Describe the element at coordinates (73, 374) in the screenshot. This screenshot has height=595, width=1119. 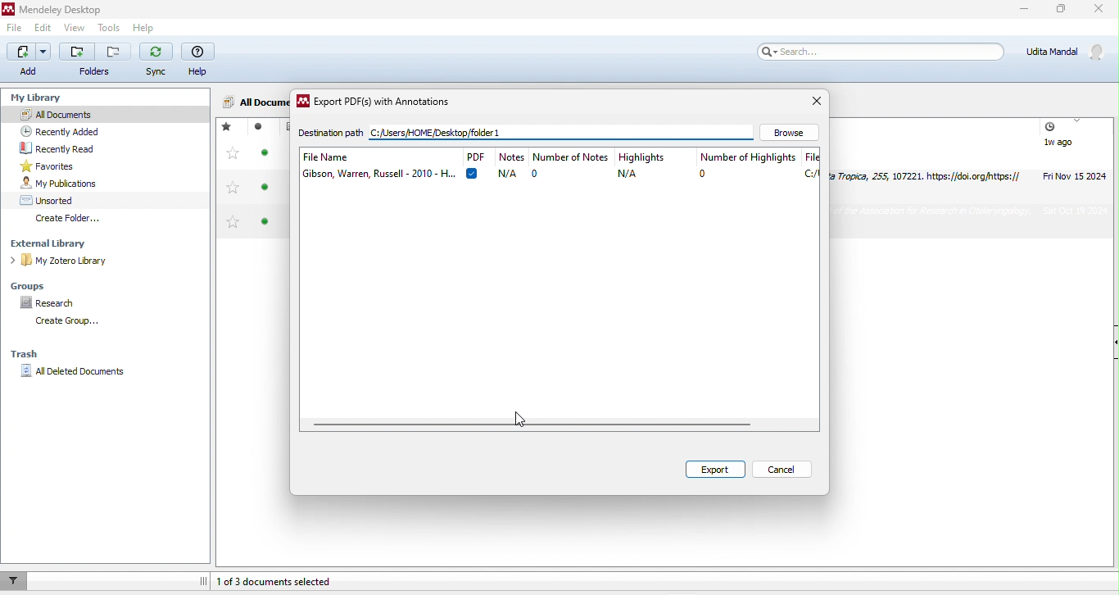
I see `all deleted documents` at that location.